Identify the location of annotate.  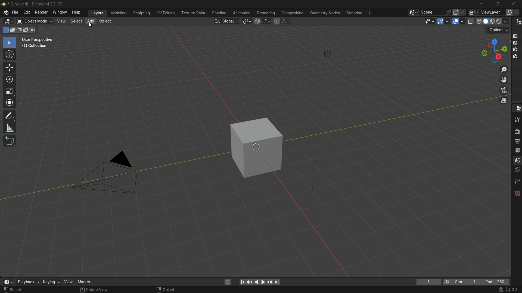
(10, 116).